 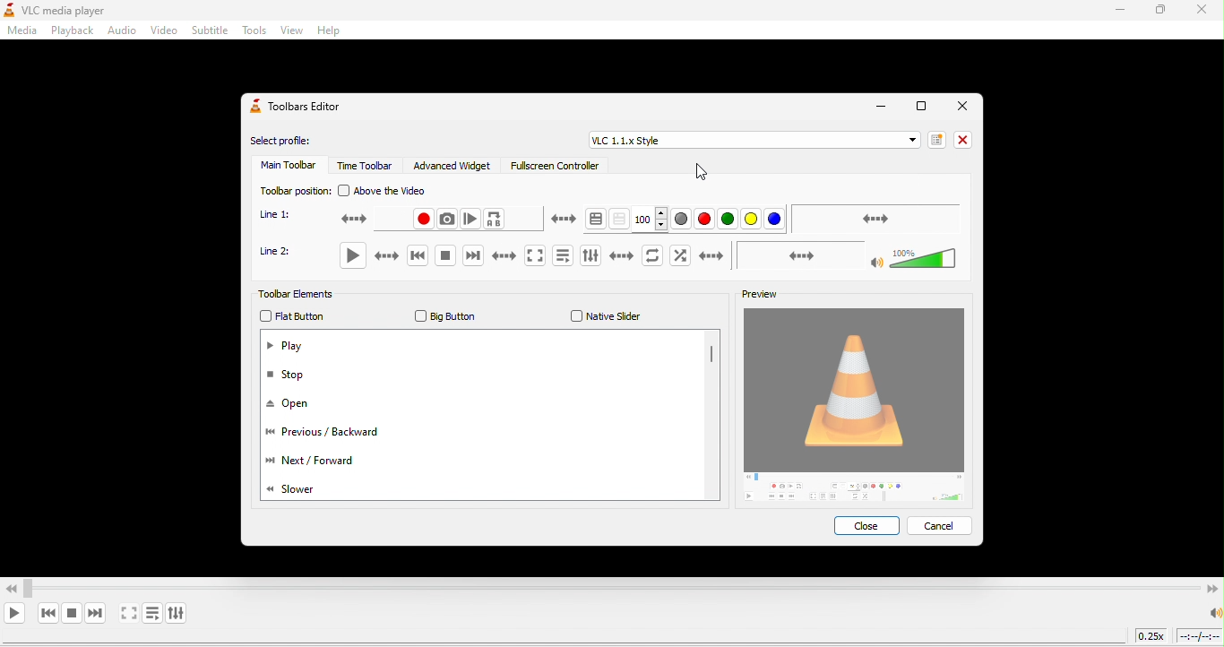 What do you see at coordinates (1204, 12) in the screenshot?
I see `close` at bounding box center [1204, 12].